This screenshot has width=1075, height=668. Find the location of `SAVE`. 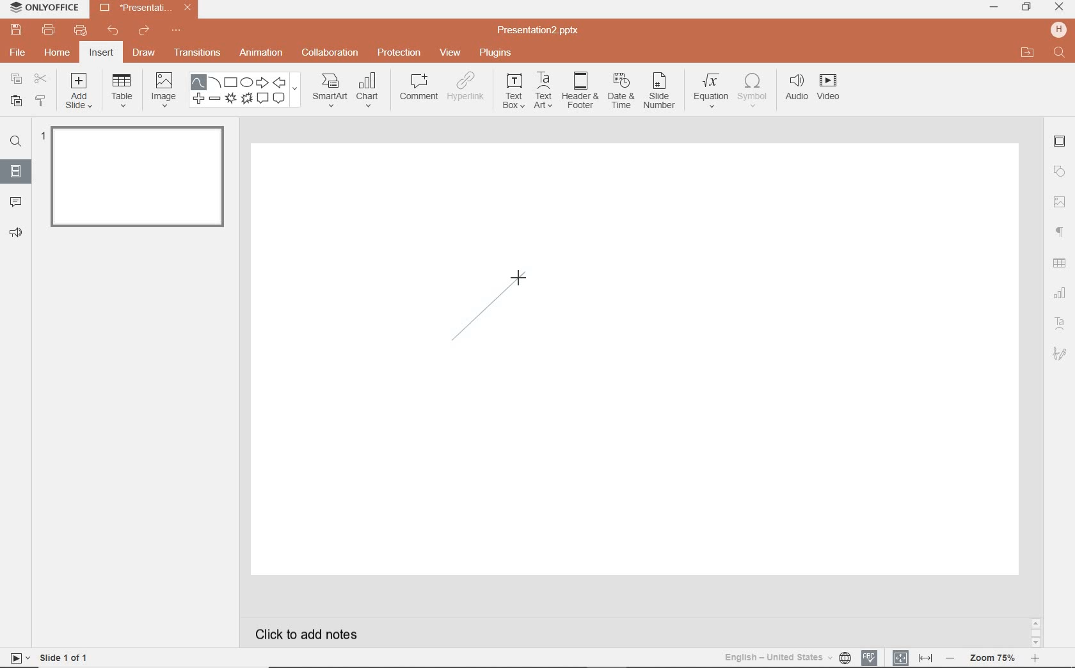

SAVE is located at coordinates (19, 31).